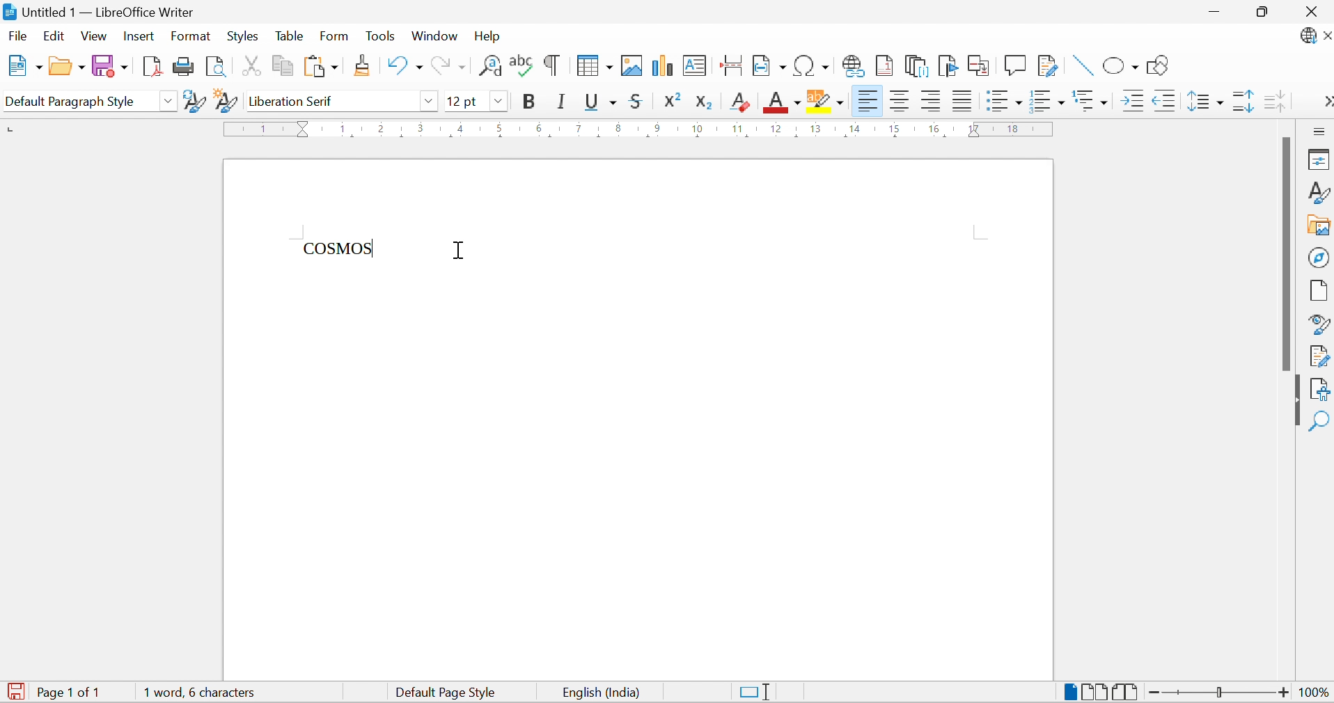 The image size is (1334, 703). I want to click on Sidebar Settings, so click(1319, 132).